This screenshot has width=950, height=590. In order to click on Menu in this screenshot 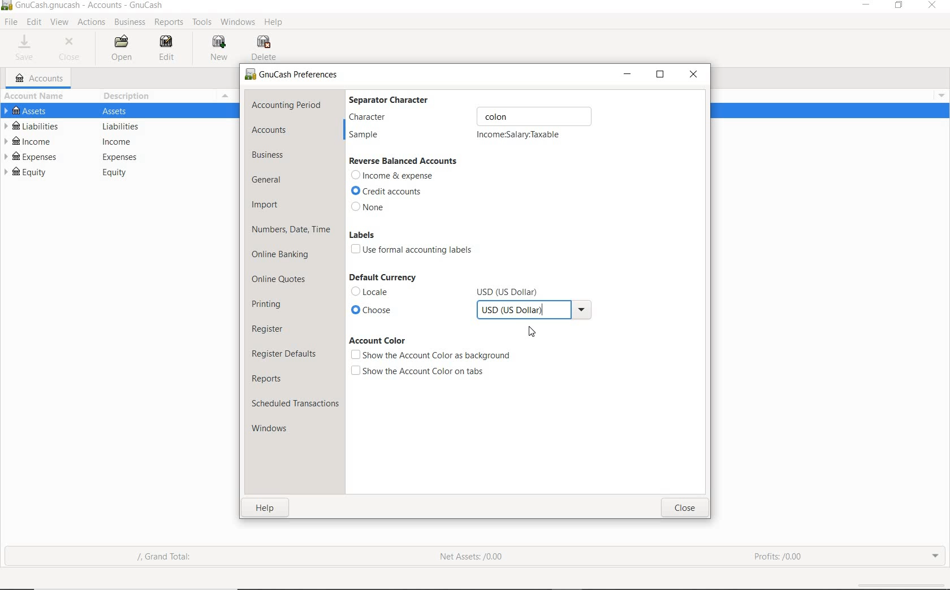, I will do `click(226, 96)`.